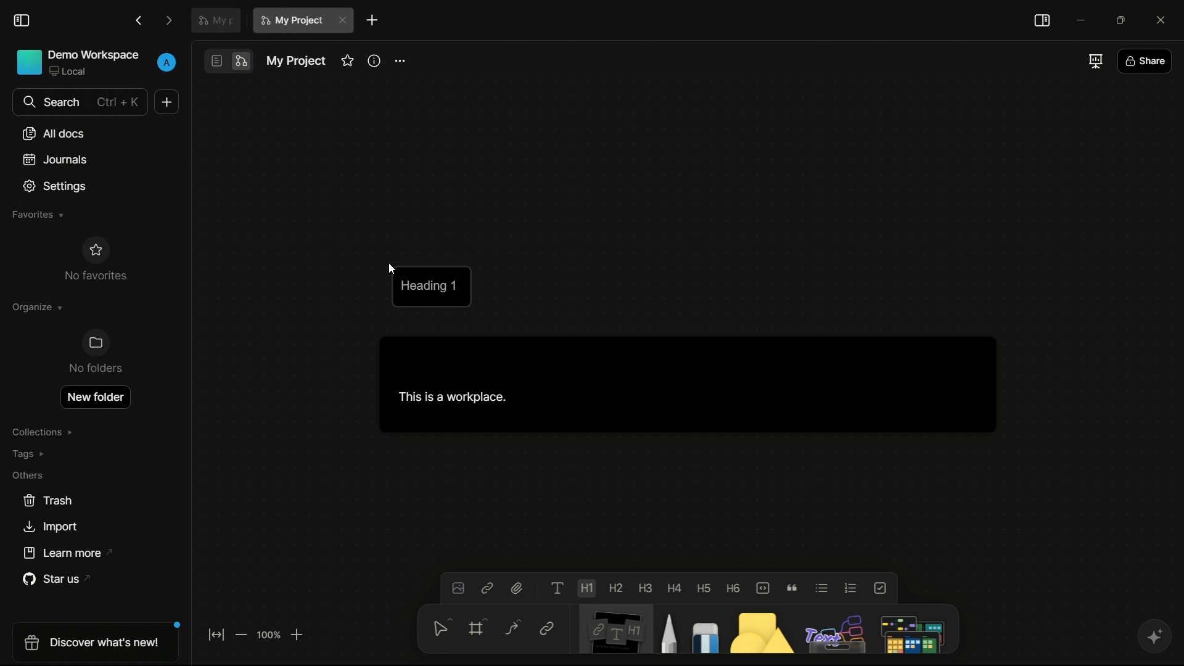  Describe the element at coordinates (817, 586) in the screenshot. I see `bulleted list` at that location.